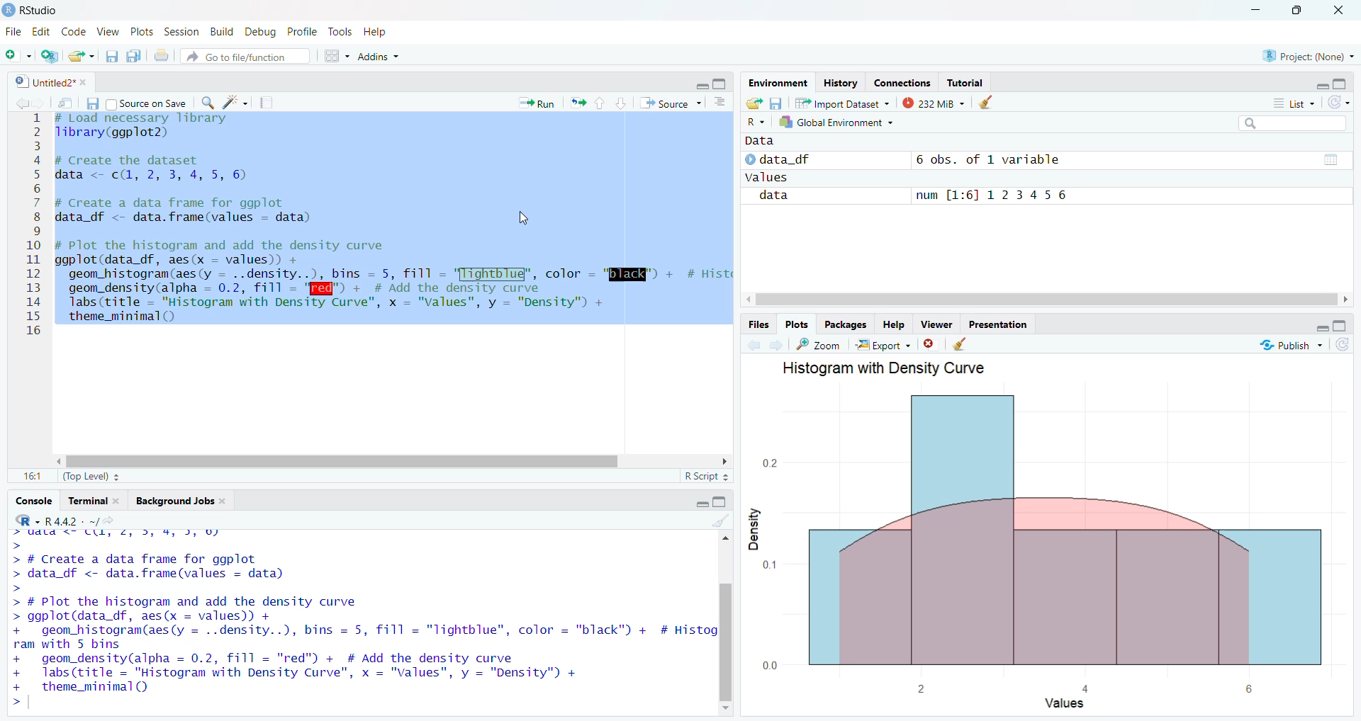  What do you see at coordinates (775, 345) in the screenshot?
I see `next plot` at bounding box center [775, 345].